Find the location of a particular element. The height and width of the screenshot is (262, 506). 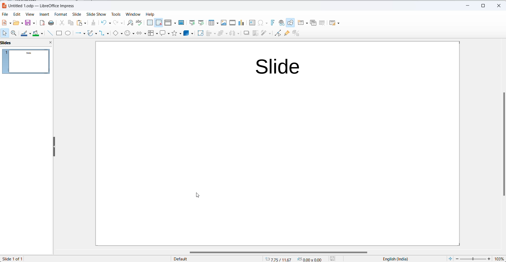

fill color is located at coordinates (38, 34).